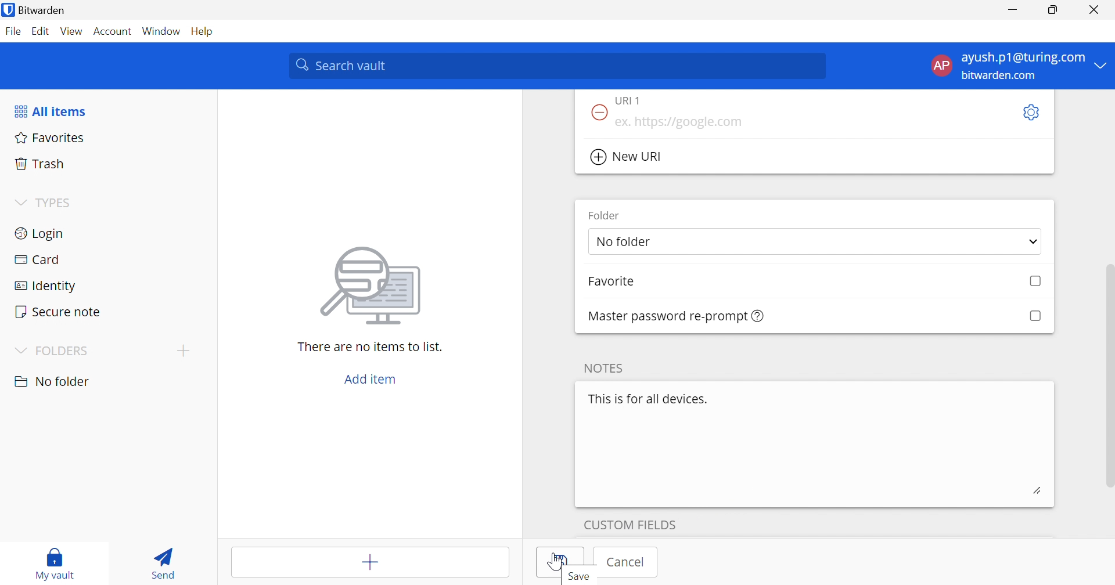  Describe the element at coordinates (1040, 493) in the screenshot. I see `edit` at that location.